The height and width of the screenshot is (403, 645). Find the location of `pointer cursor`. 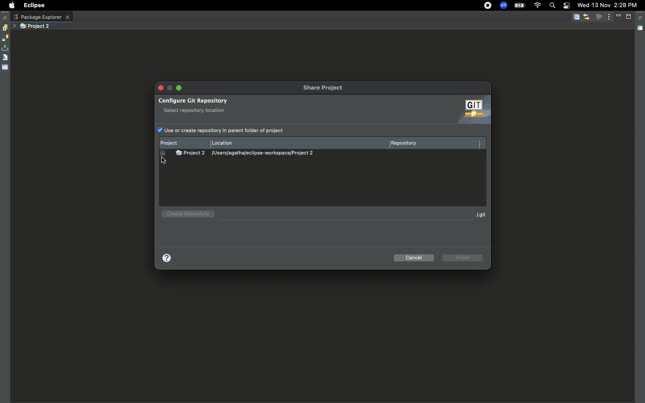

pointer cursor is located at coordinates (163, 160).